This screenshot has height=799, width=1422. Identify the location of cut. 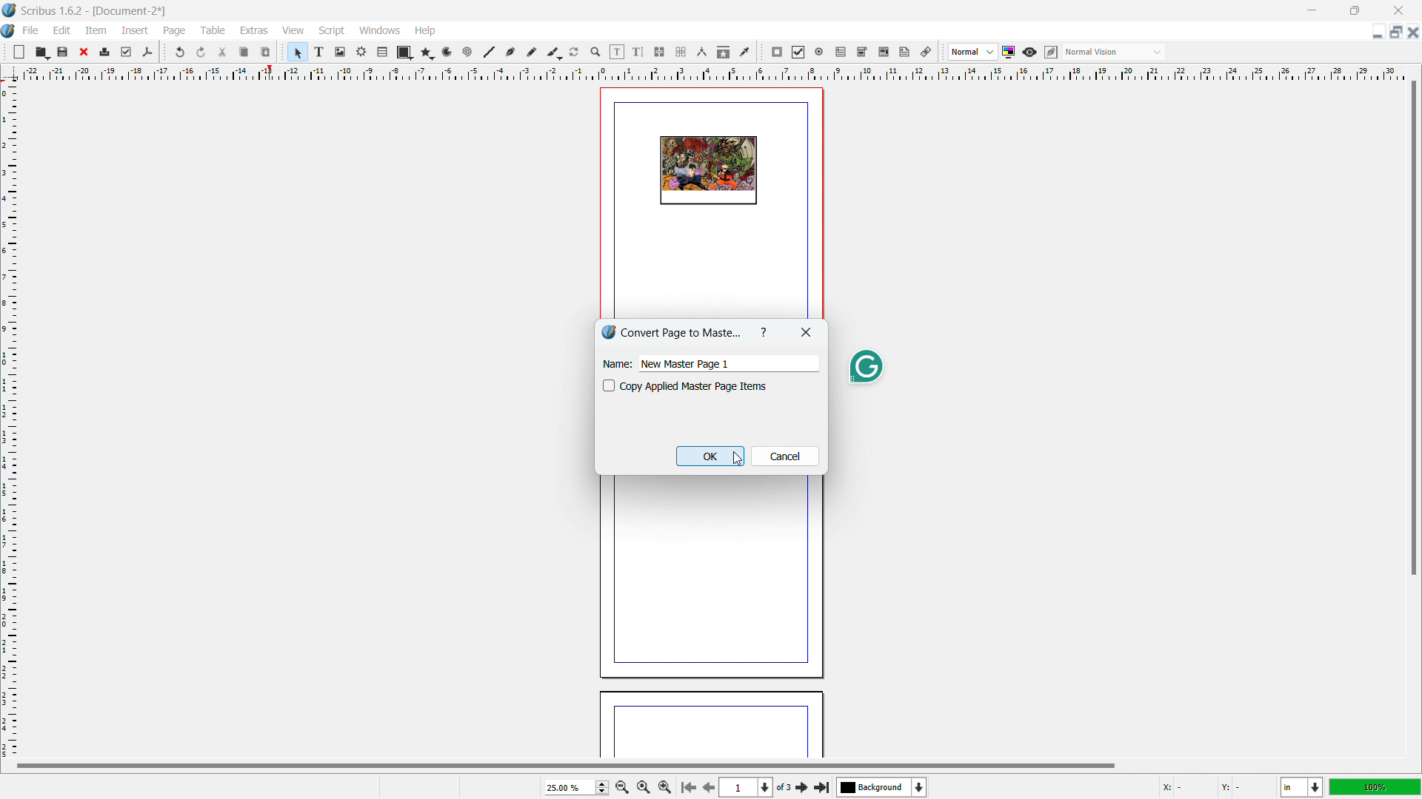
(224, 52).